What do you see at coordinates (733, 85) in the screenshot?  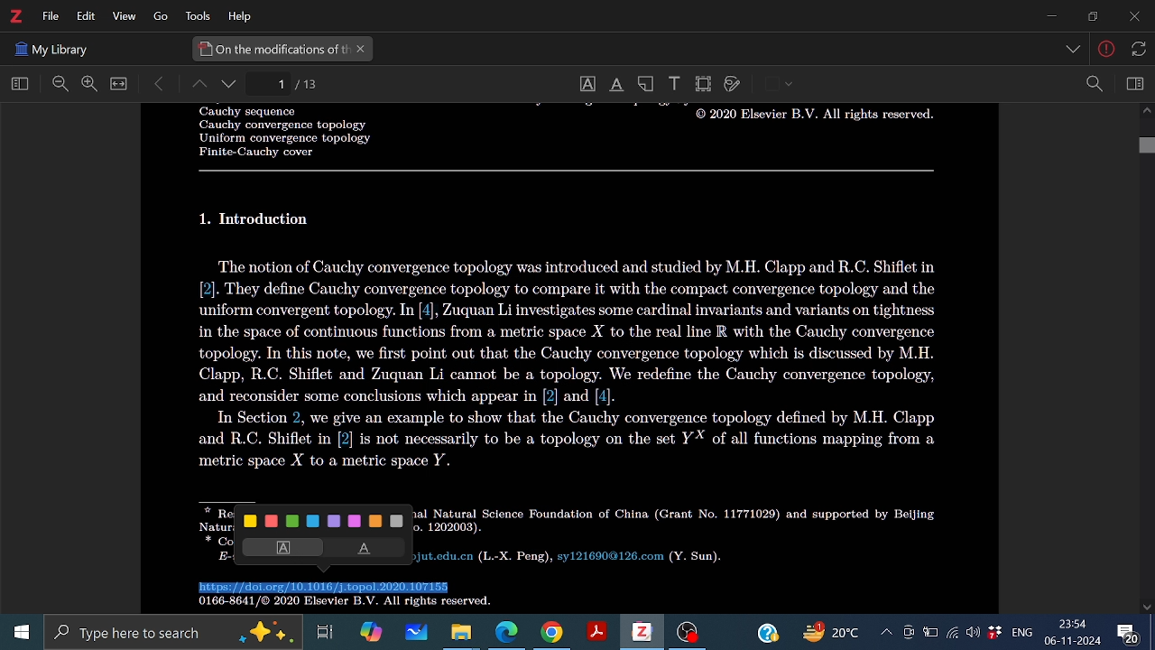 I see `Draw on page` at bounding box center [733, 85].